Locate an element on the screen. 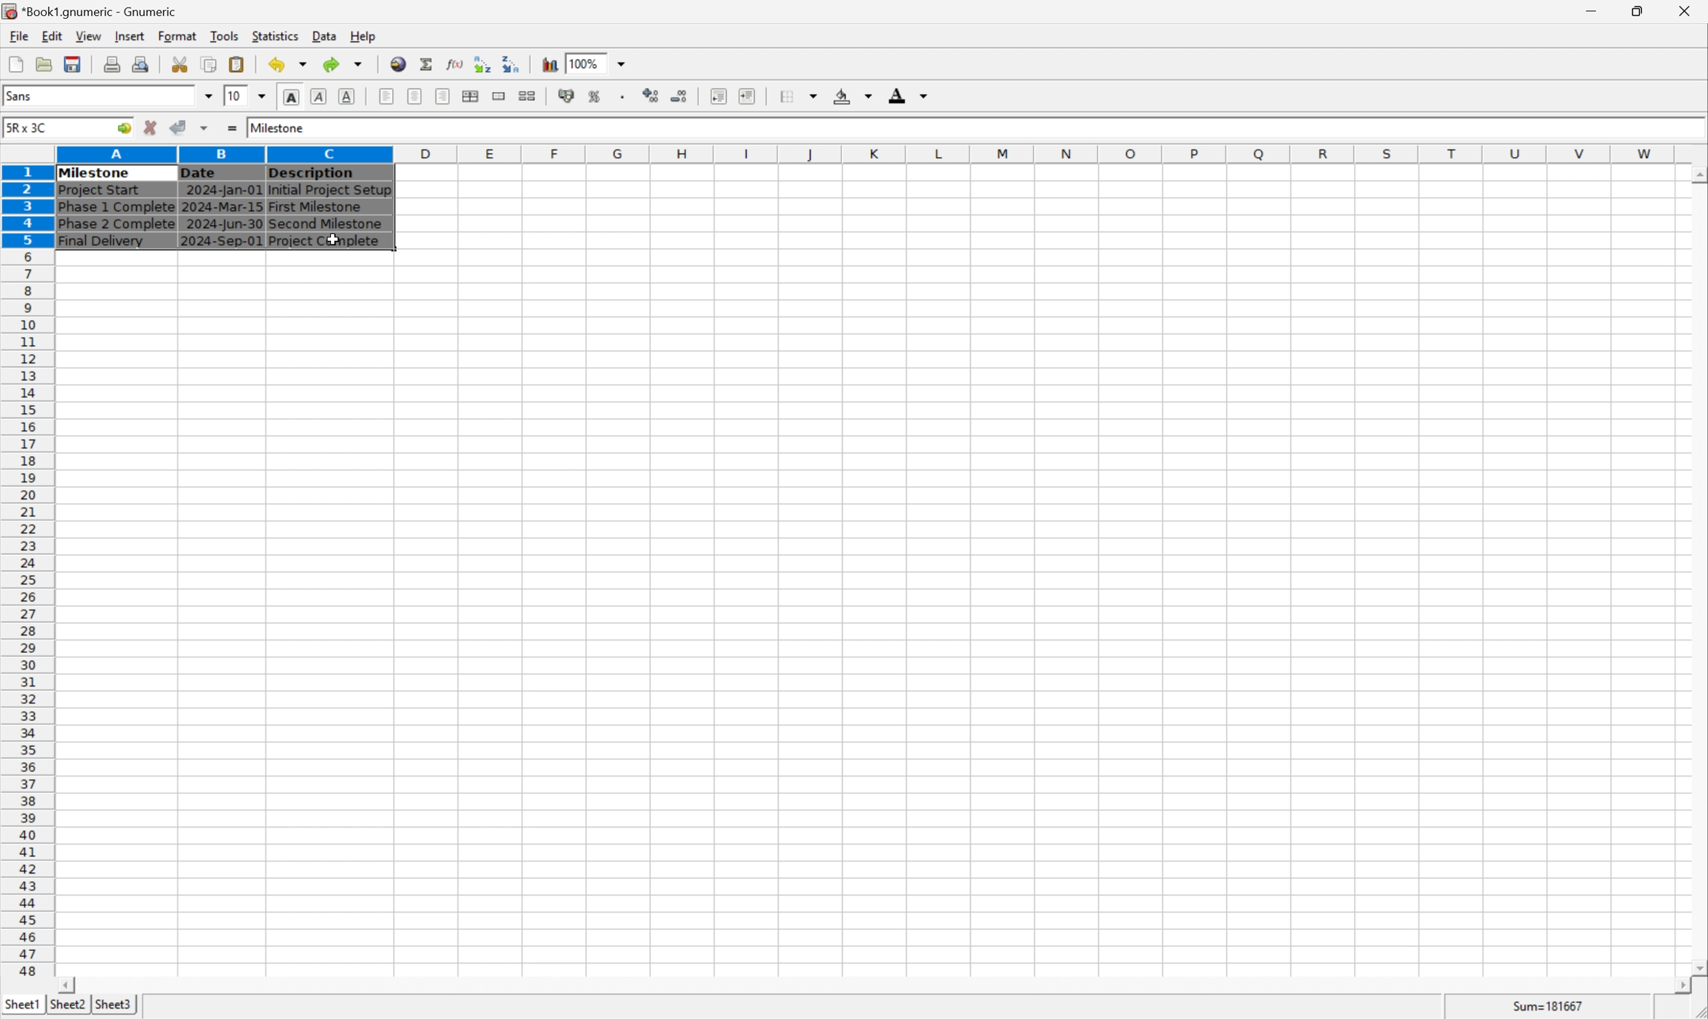 This screenshot has height=1019, width=1708. redo is located at coordinates (345, 63).